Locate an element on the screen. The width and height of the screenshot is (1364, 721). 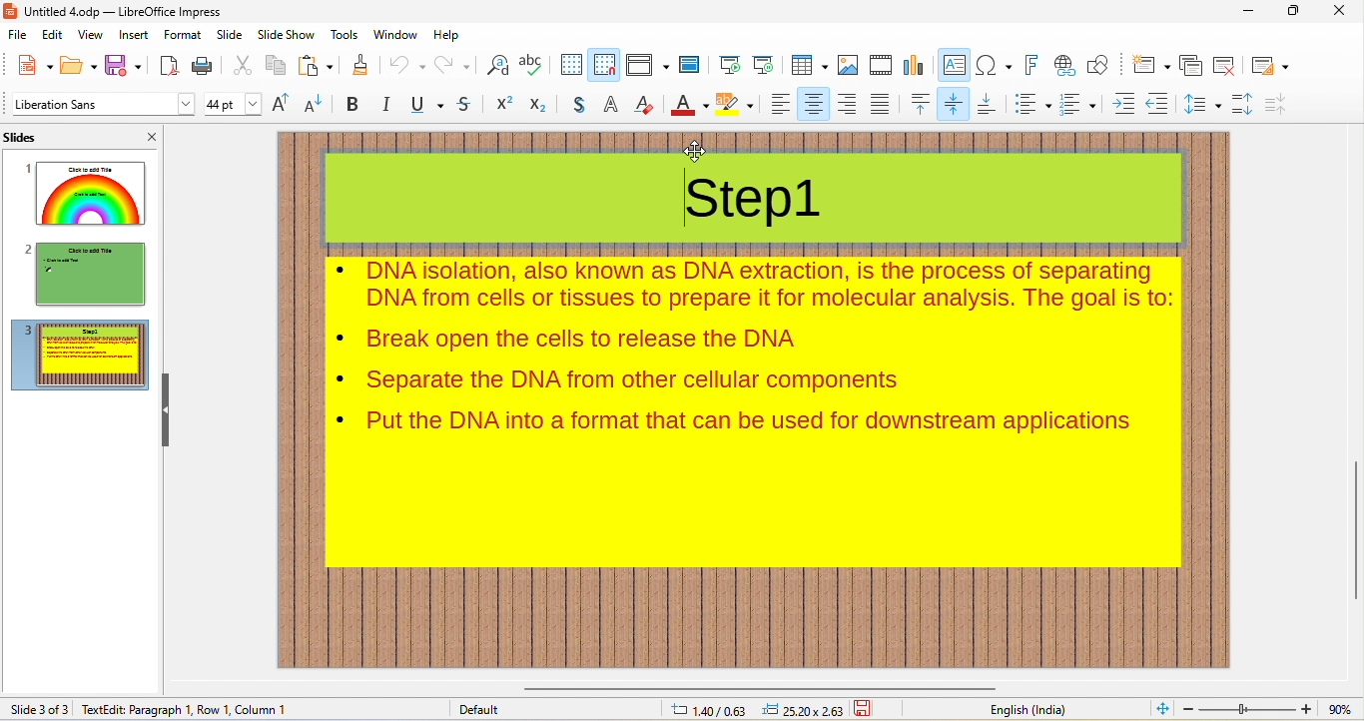
redo is located at coordinates (455, 65).